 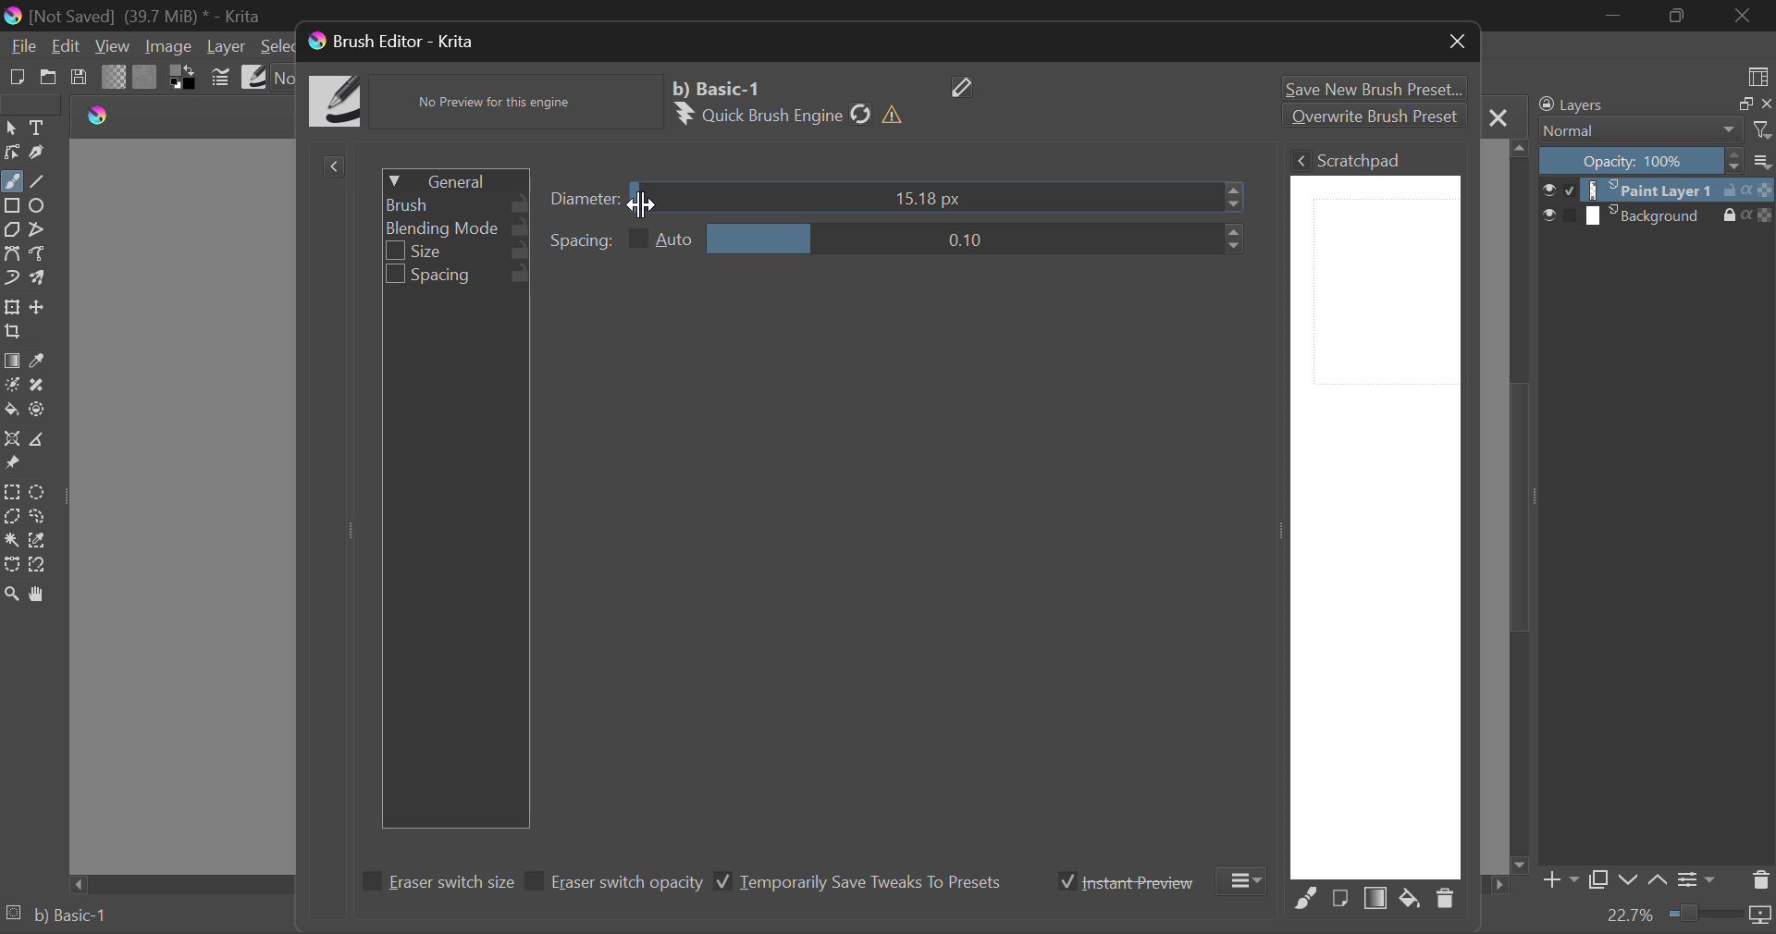 I want to click on Fill area with background color, so click(x=1409, y=900).